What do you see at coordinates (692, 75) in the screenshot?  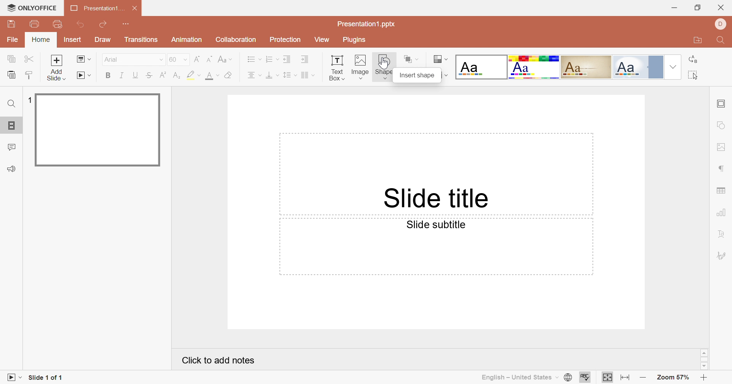 I see `Select all` at bounding box center [692, 75].